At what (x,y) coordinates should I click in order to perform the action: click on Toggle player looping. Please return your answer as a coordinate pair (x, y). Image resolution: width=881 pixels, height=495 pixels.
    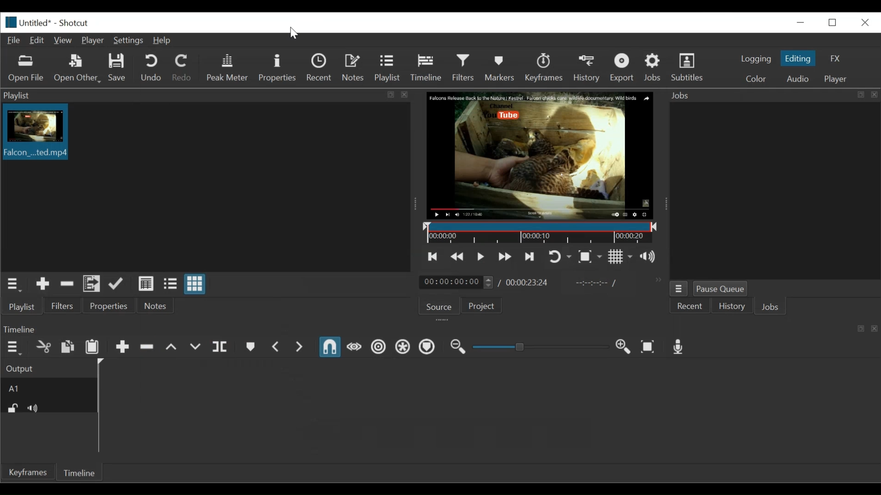
    Looking at the image, I should click on (560, 257).